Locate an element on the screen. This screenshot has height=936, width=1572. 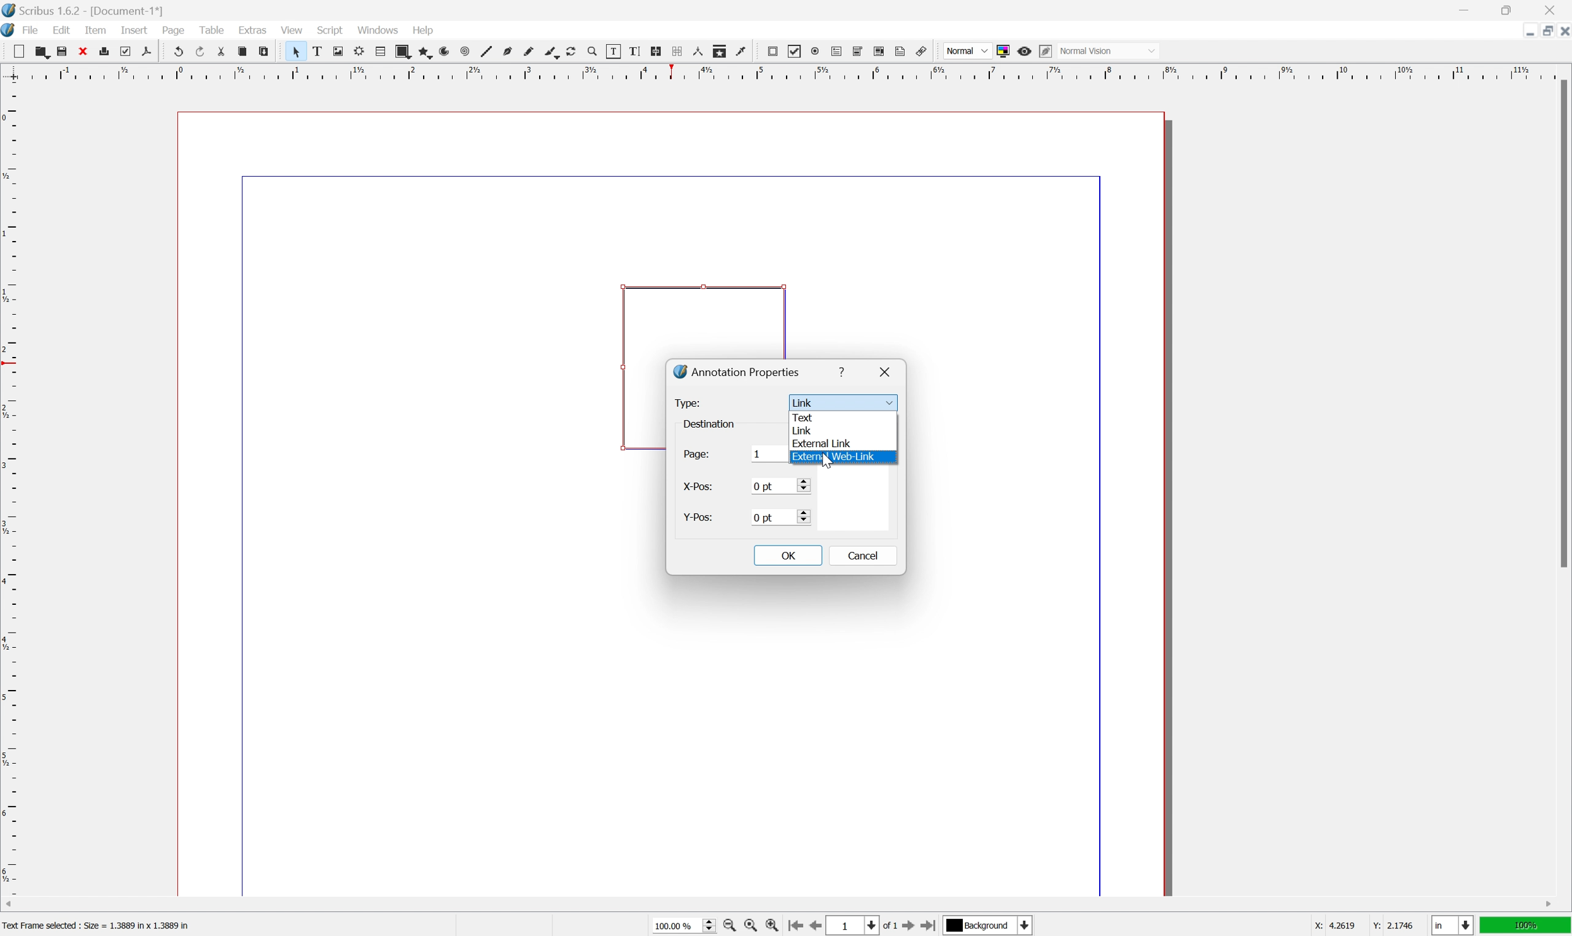
type: is located at coordinates (690, 404).